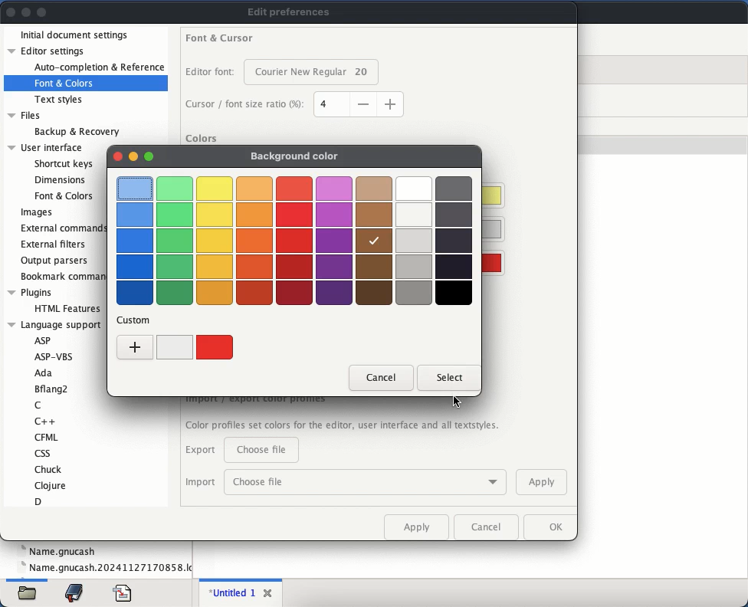 The image size is (748, 607). I want to click on output parsers, so click(57, 261).